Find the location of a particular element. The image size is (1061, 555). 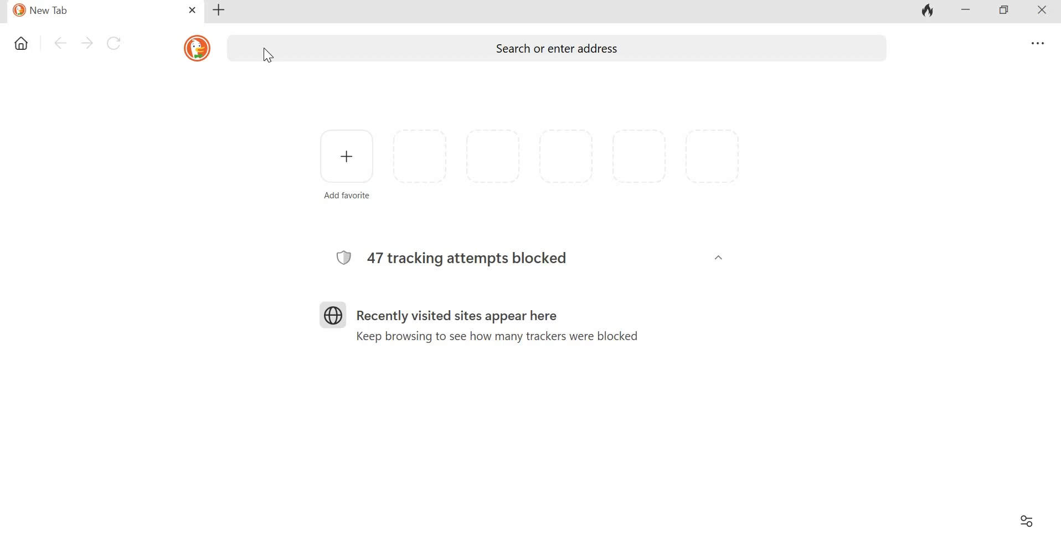

close is located at coordinates (193, 11).